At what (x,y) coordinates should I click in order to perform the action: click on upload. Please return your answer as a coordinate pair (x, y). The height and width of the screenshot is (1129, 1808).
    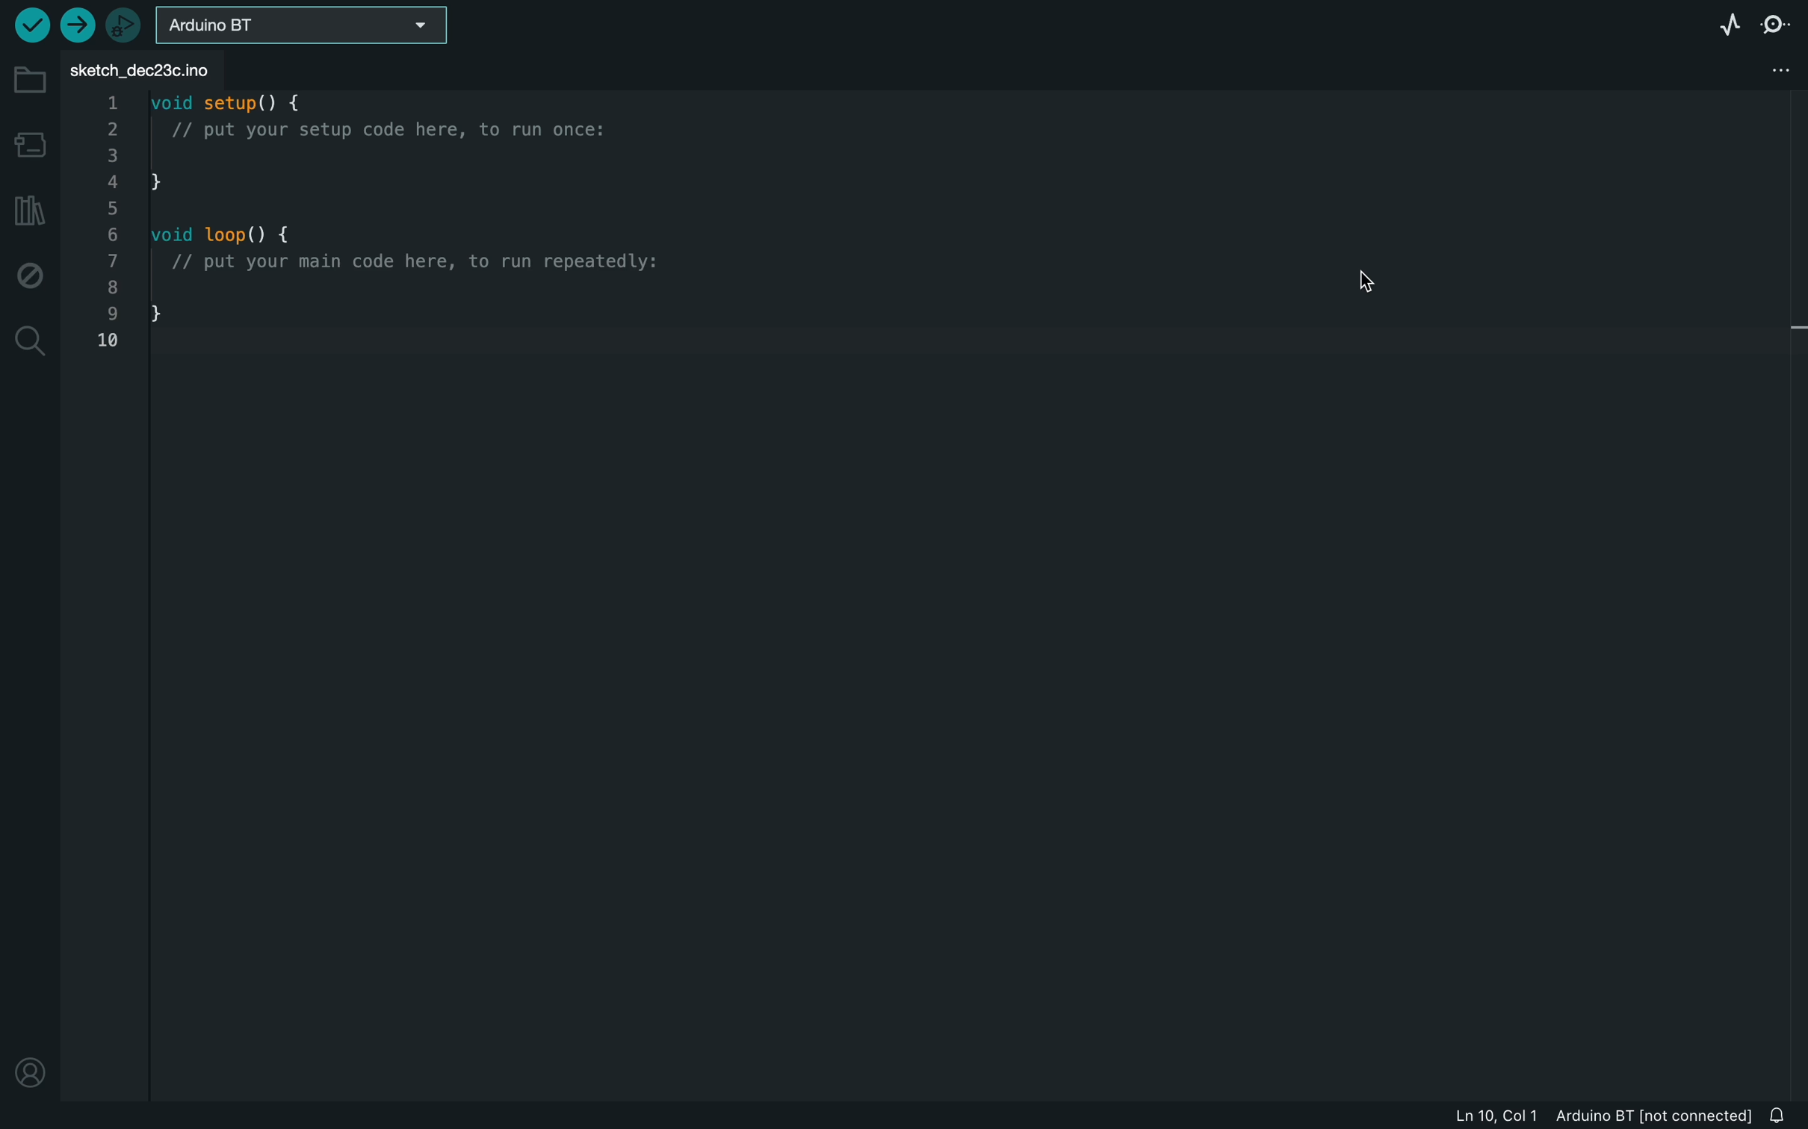
    Looking at the image, I should click on (77, 27).